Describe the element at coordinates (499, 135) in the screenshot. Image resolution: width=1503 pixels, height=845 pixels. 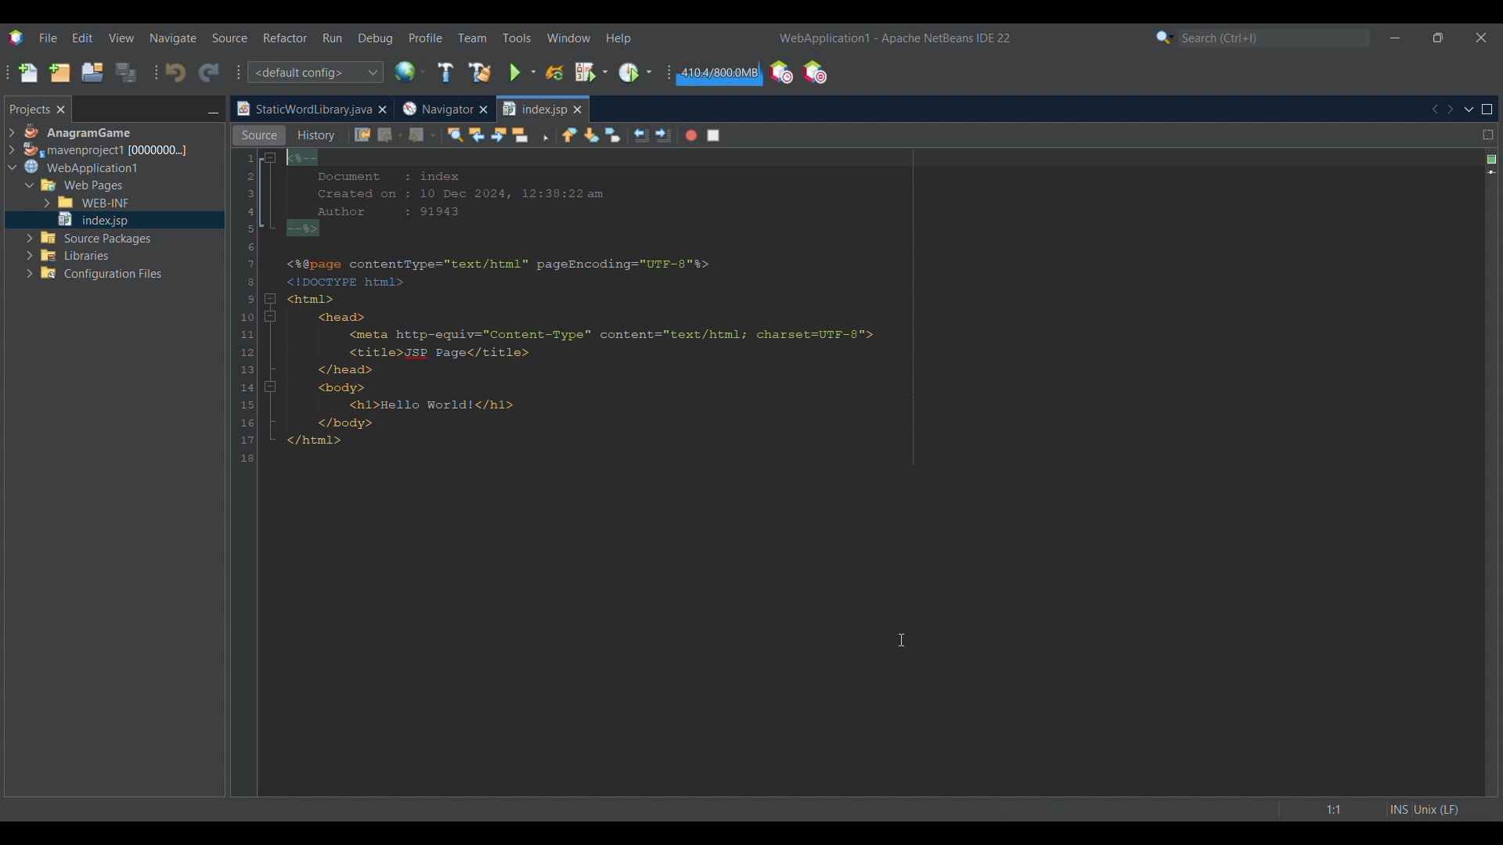
I see `Find next occurrence` at that location.